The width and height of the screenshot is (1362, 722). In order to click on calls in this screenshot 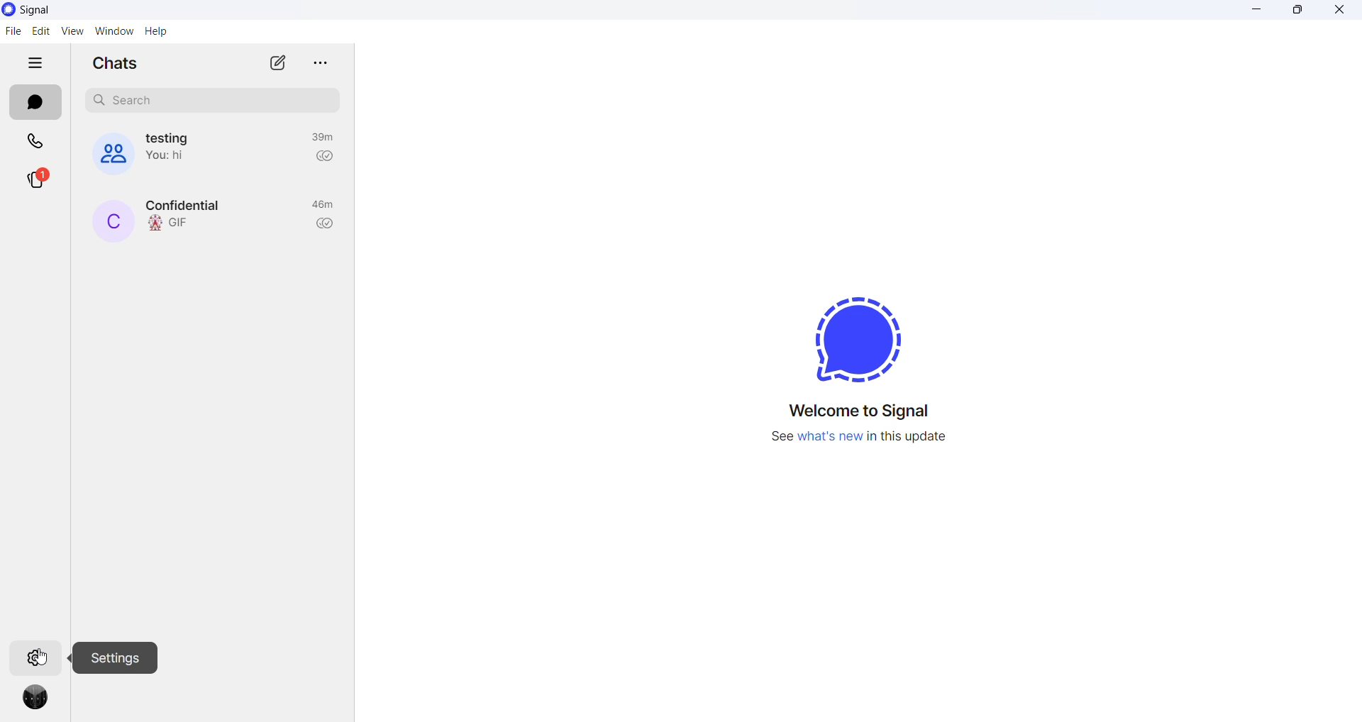, I will do `click(35, 143)`.